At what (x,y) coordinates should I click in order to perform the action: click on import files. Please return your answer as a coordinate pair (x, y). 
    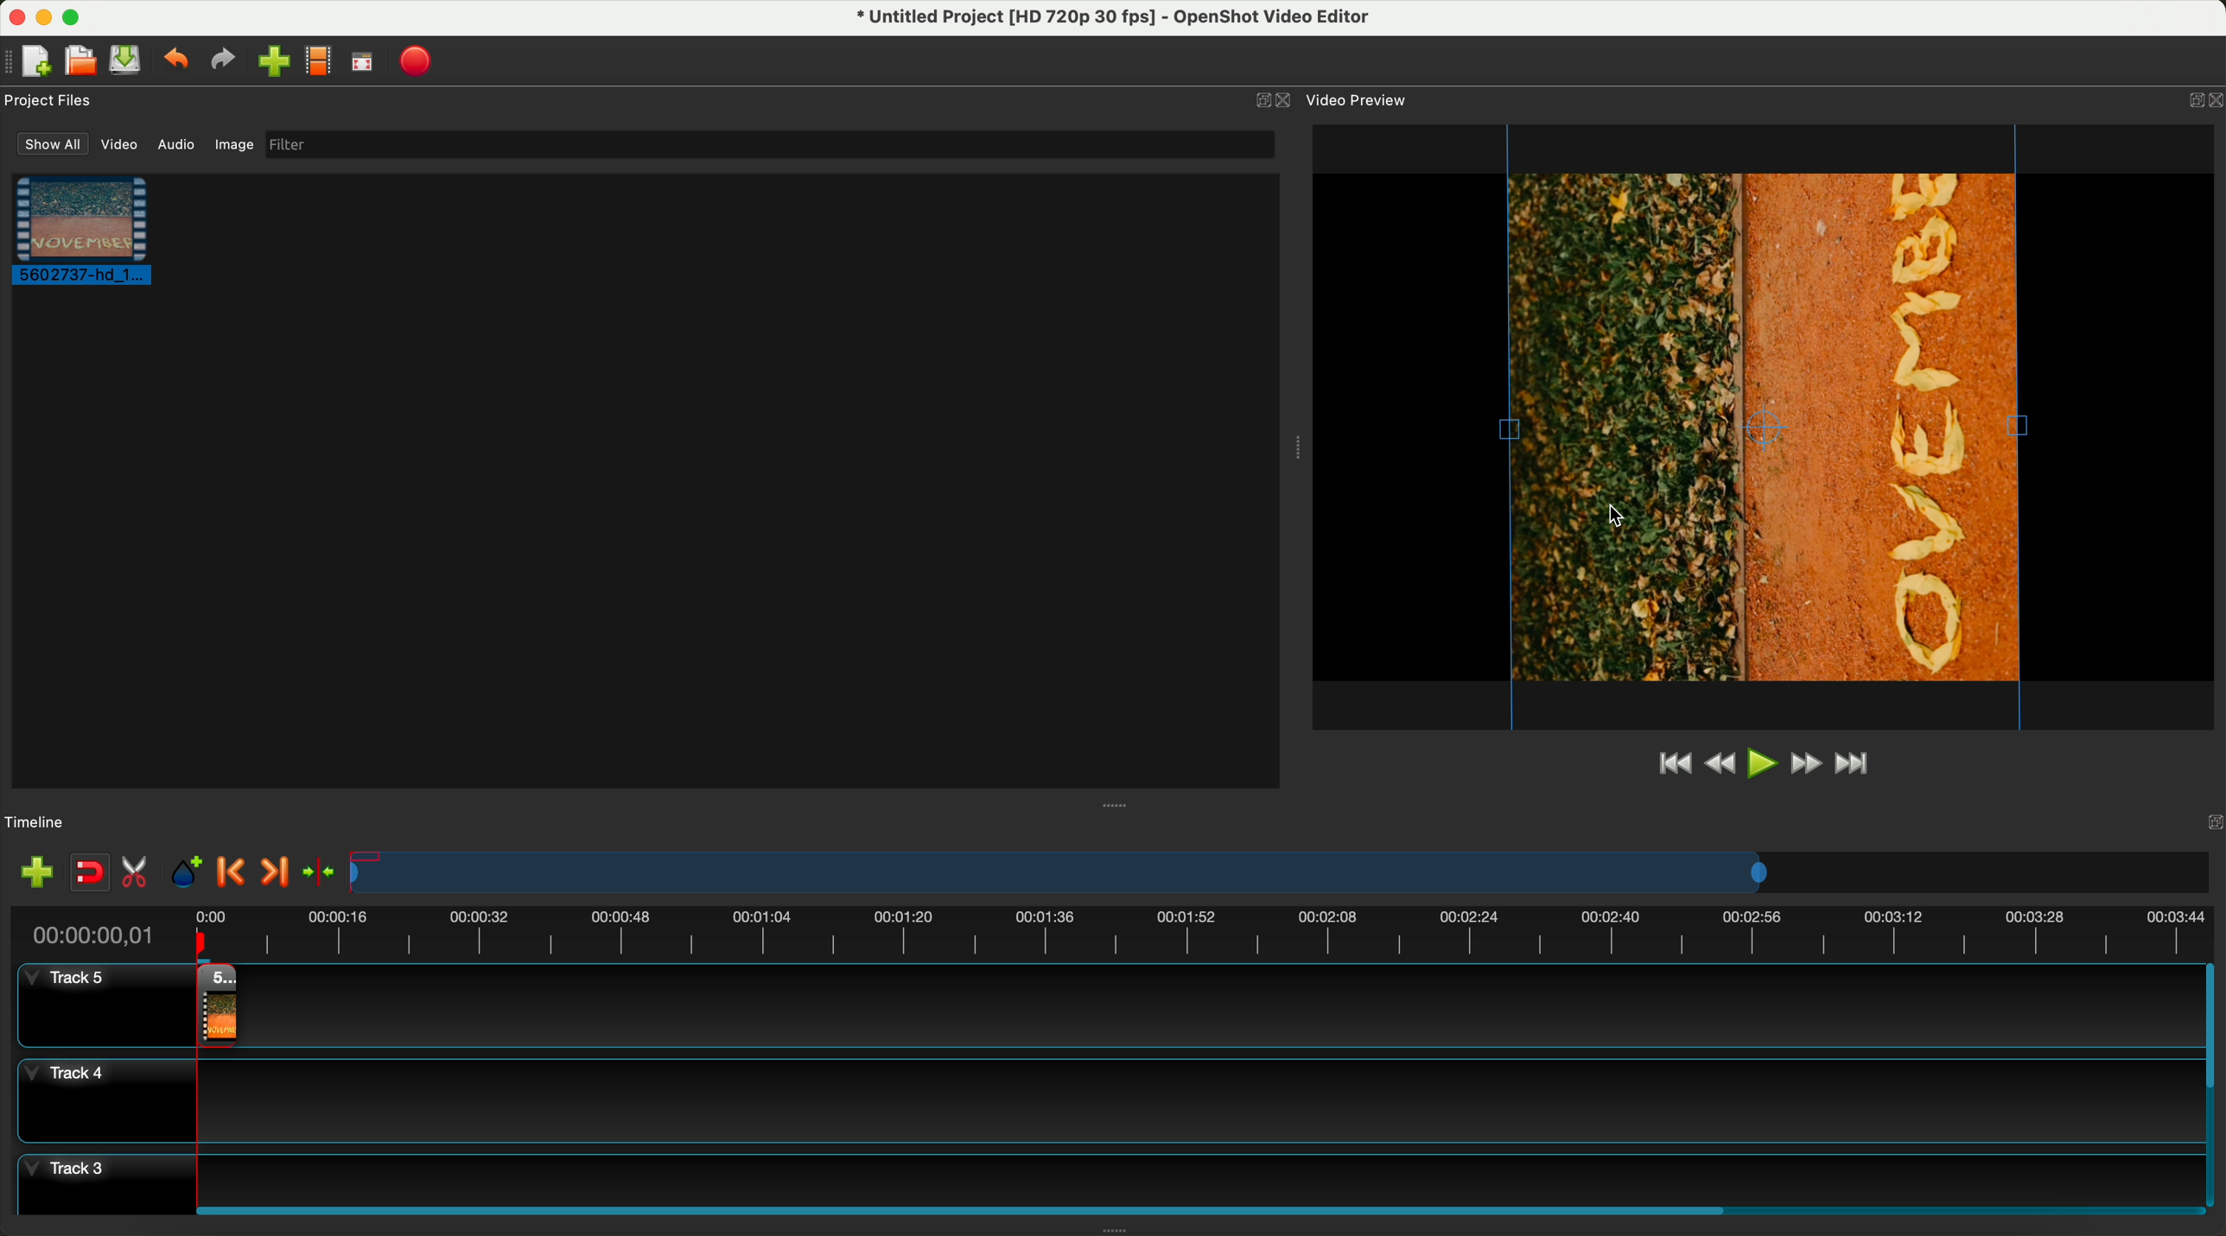
    Looking at the image, I should click on (273, 61).